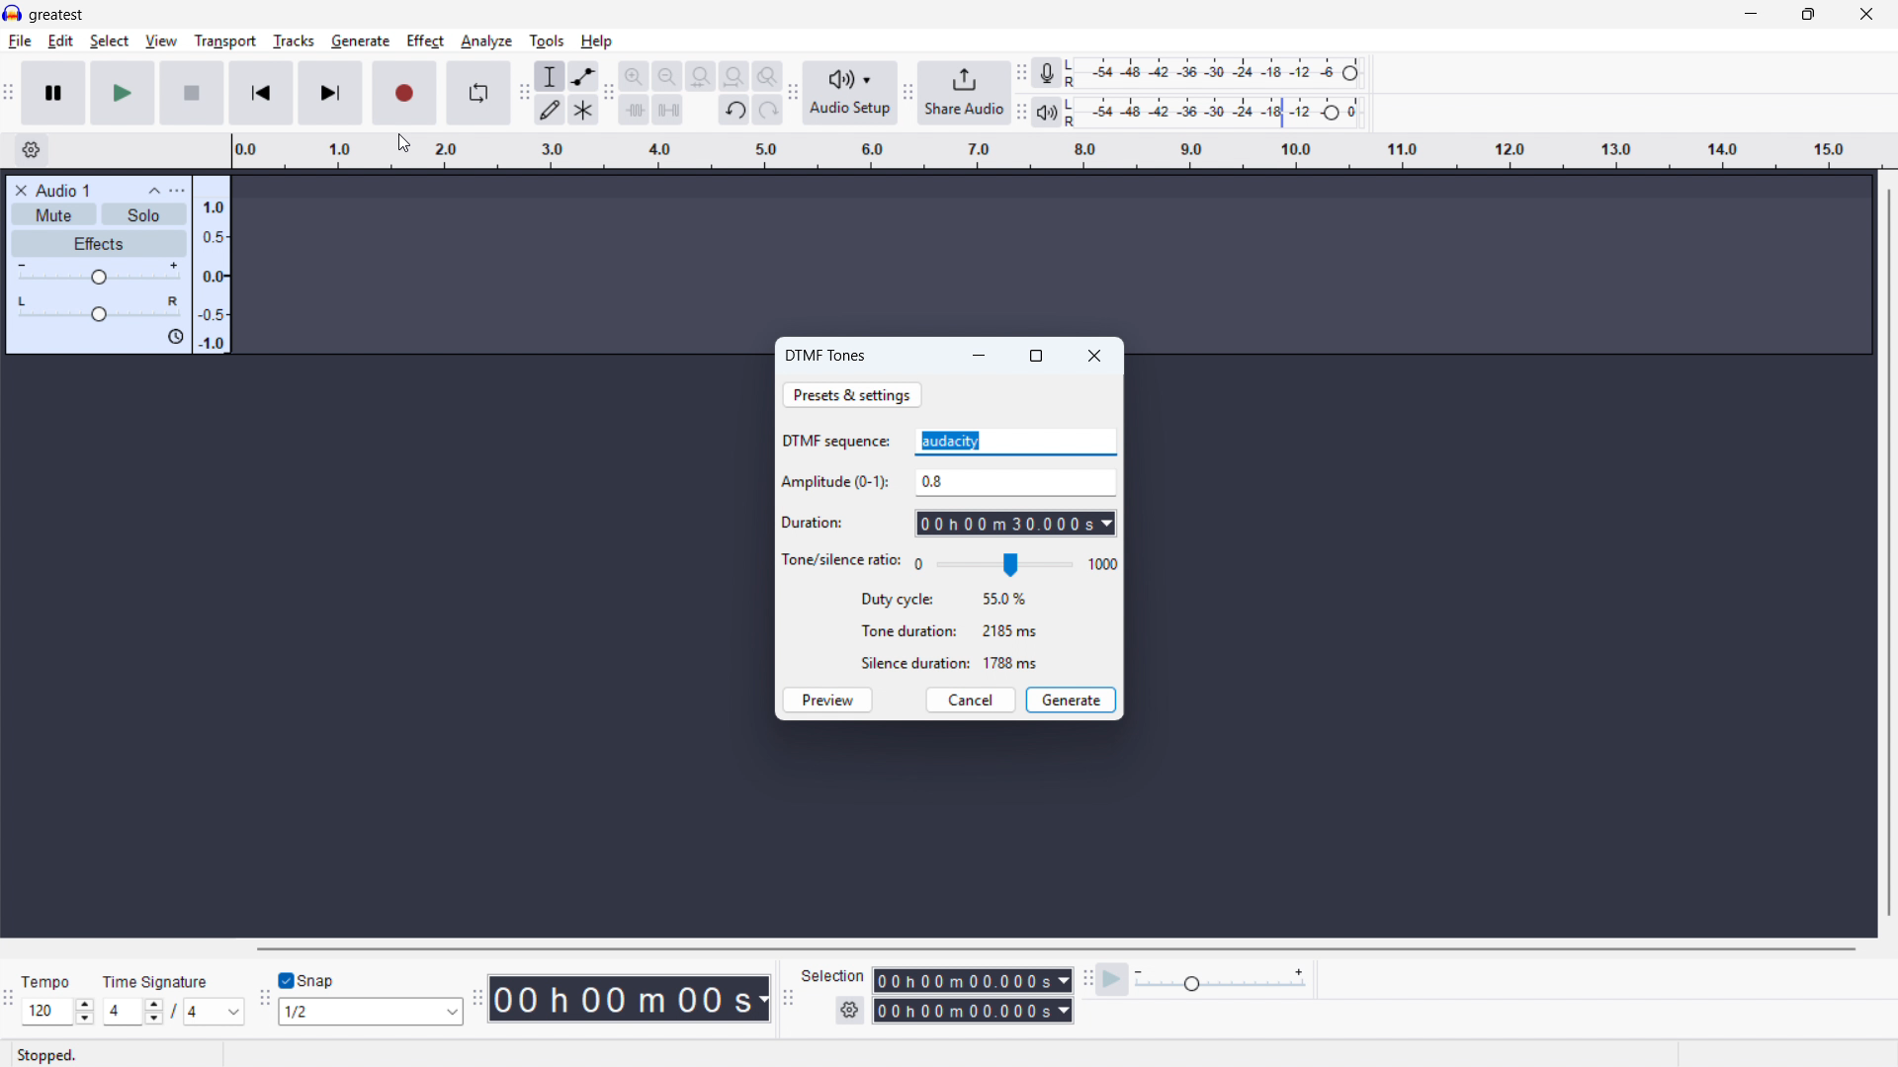 The image size is (1898, 1067). Describe the element at coordinates (815, 523) in the screenshot. I see `duration` at that location.